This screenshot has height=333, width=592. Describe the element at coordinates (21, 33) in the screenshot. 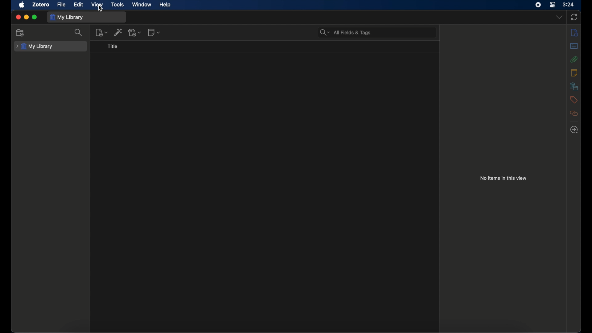

I see `new collection` at that location.